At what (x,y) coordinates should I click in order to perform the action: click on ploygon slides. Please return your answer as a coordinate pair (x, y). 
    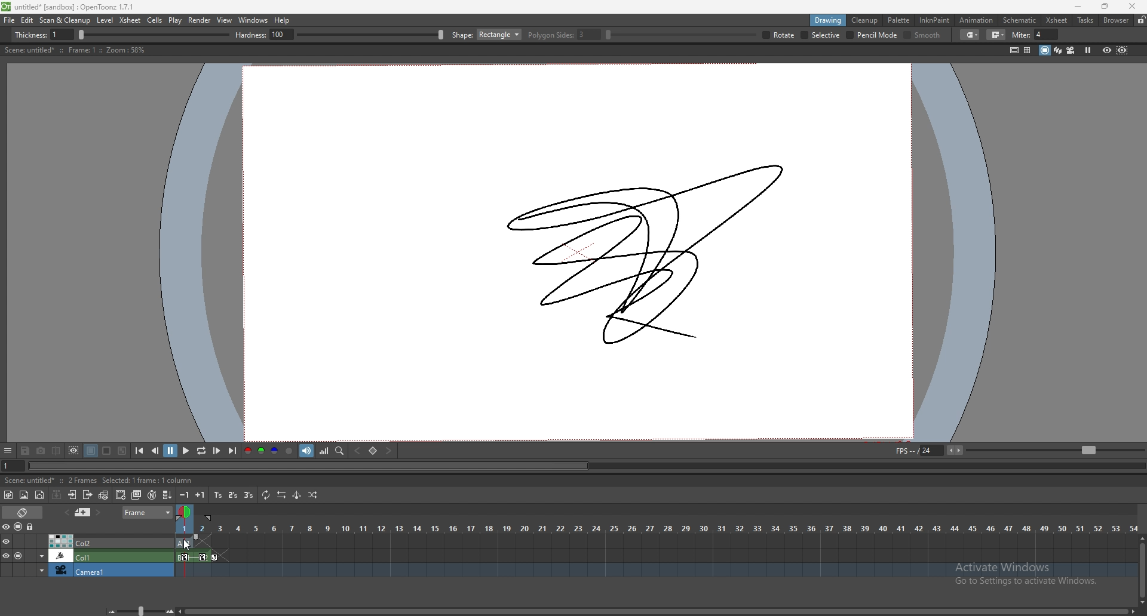
    Looking at the image, I should click on (563, 35).